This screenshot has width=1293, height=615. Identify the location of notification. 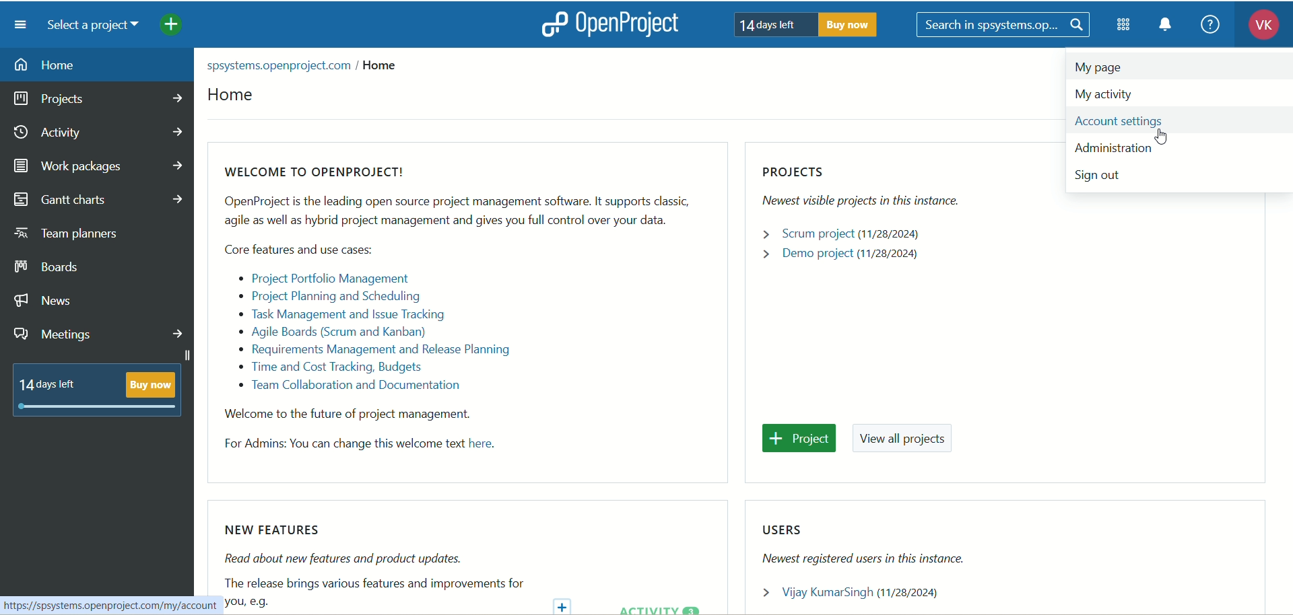
(1170, 27).